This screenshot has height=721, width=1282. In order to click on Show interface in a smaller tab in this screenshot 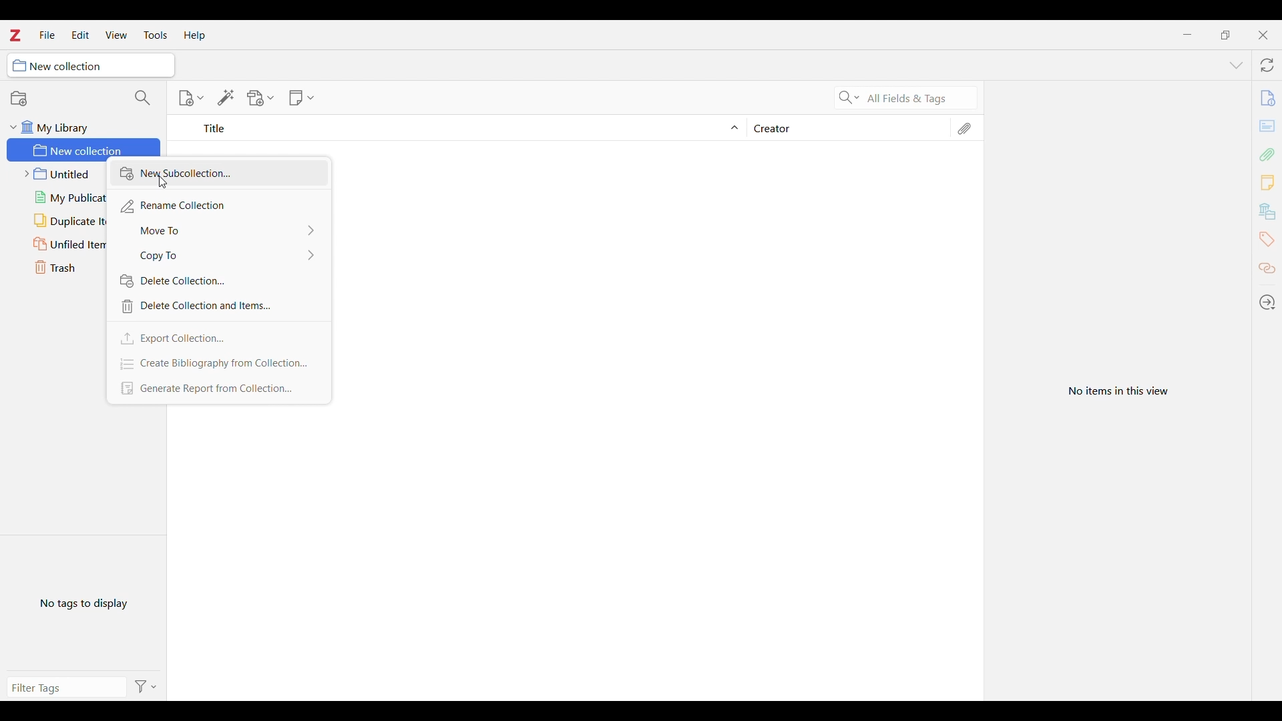, I will do `click(1225, 35)`.